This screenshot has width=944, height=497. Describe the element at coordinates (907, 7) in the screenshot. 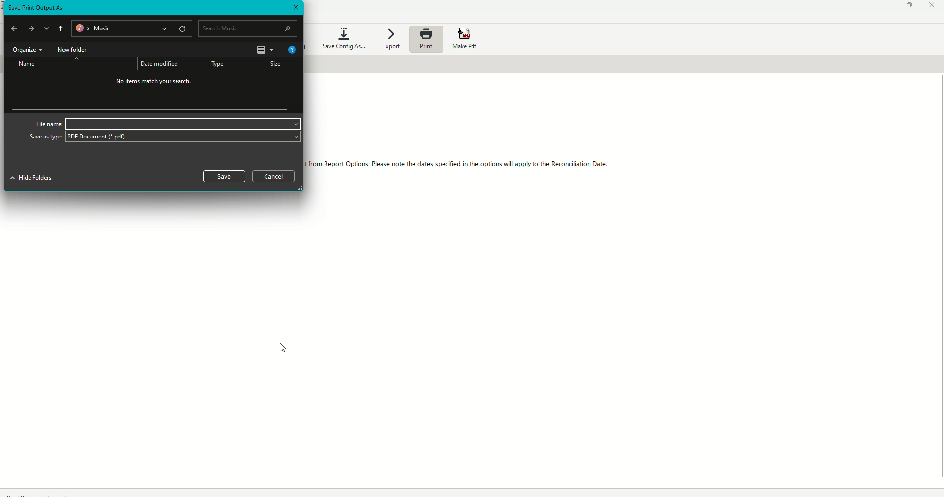

I see `Restore` at that location.